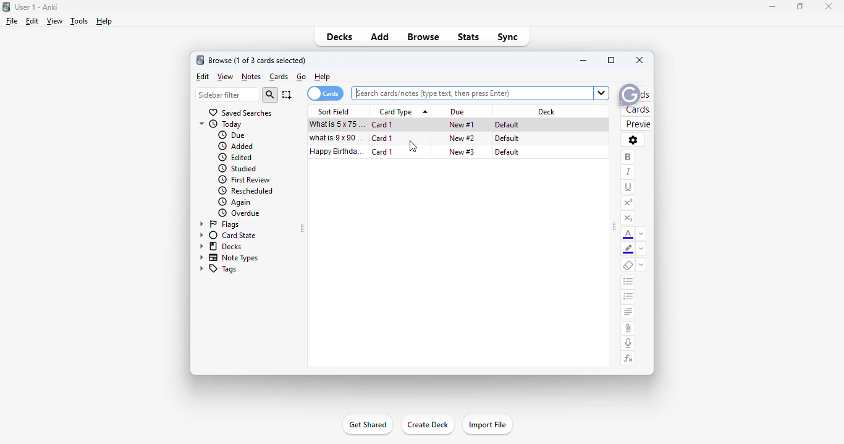 The height and width of the screenshot is (444, 844). Describe the element at coordinates (339, 124) in the screenshot. I see `what is 5x75=?` at that location.